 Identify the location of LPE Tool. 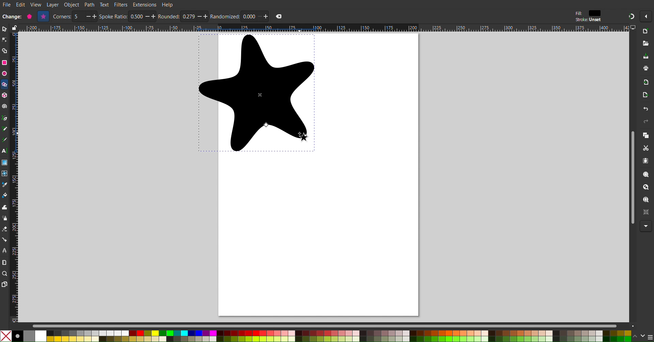
(4, 251).